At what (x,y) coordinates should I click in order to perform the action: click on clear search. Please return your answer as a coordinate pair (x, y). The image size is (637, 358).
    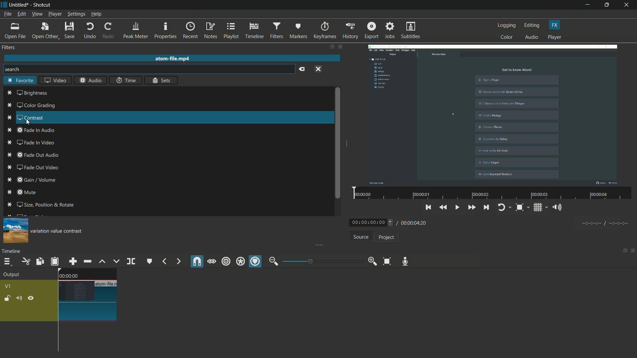
    Looking at the image, I should click on (301, 69).